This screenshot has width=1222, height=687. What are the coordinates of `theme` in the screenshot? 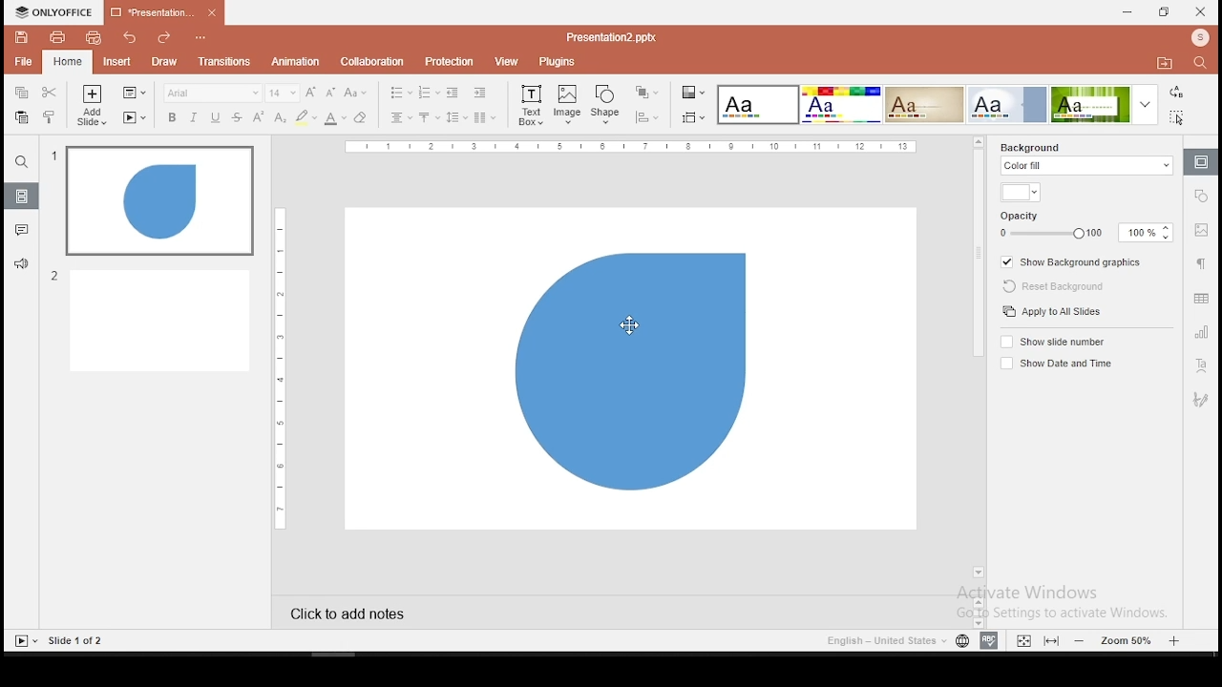 It's located at (756, 105).